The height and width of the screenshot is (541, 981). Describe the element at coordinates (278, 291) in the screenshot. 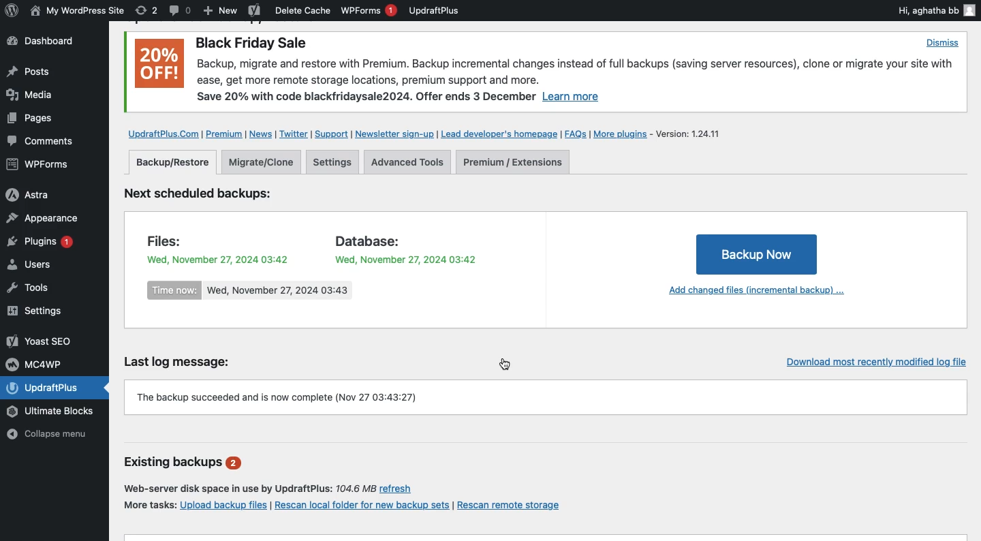

I see `Wed, November 27, 2024 03:43` at that location.